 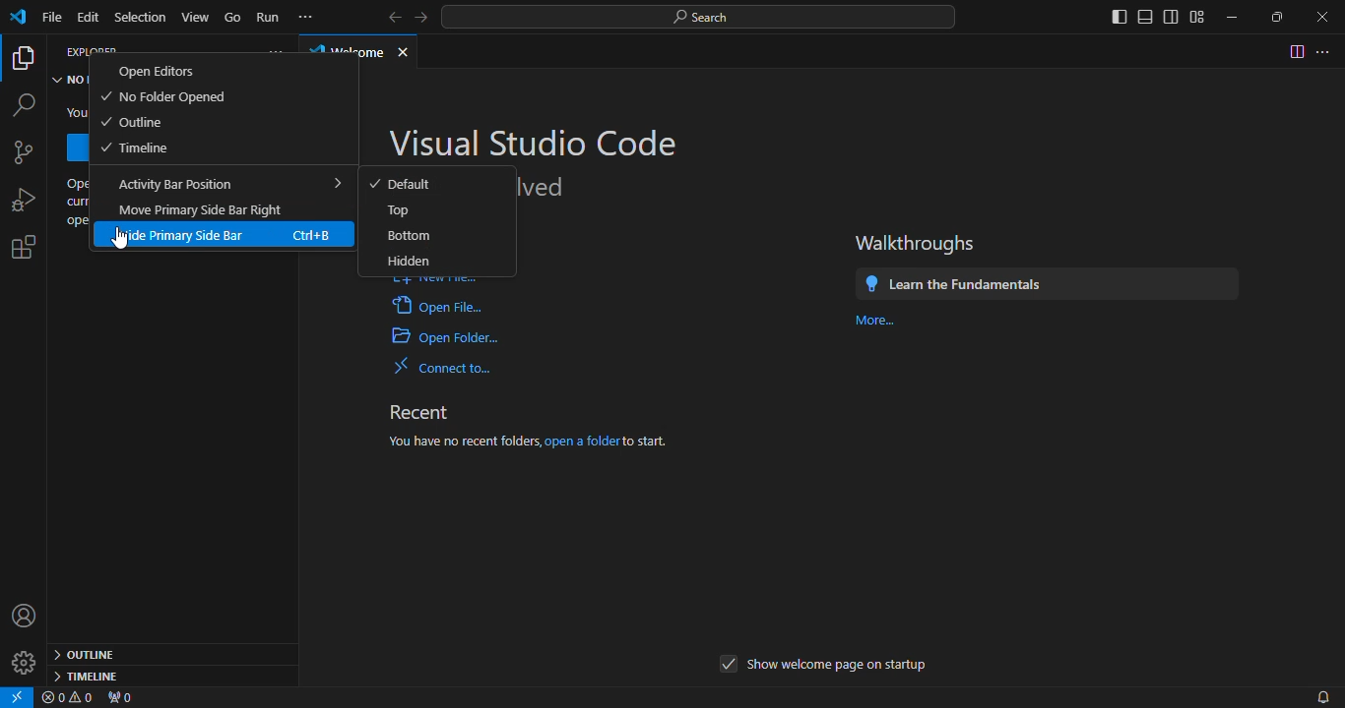 What do you see at coordinates (224, 183) in the screenshot?
I see `Activity Bar Position` at bounding box center [224, 183].